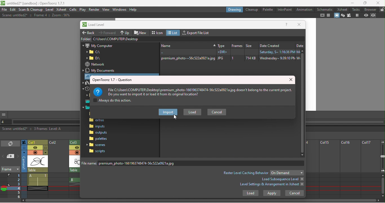 The image size is (385, 203). What do you see at coordinates (357, 15) in the screenshot?
I see `Freeze` at bounding box center [357, 15].